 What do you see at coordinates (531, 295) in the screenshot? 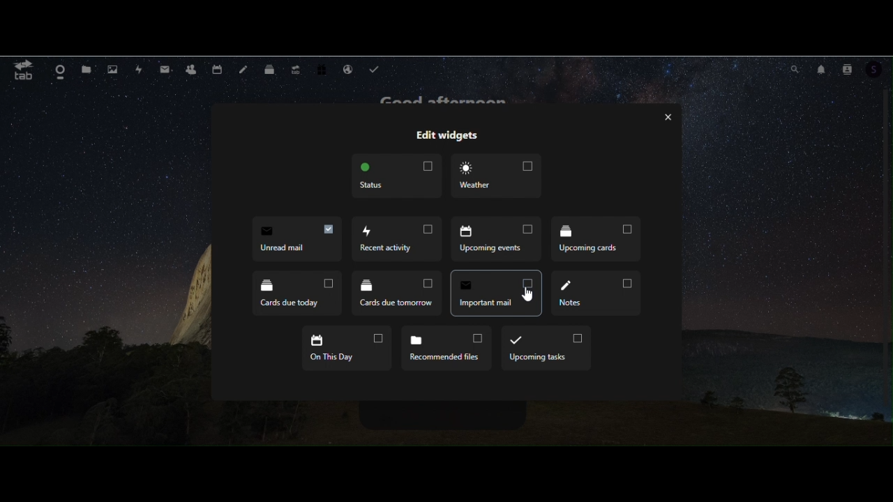
I see `Cursor` at bounding box center [531, 295].